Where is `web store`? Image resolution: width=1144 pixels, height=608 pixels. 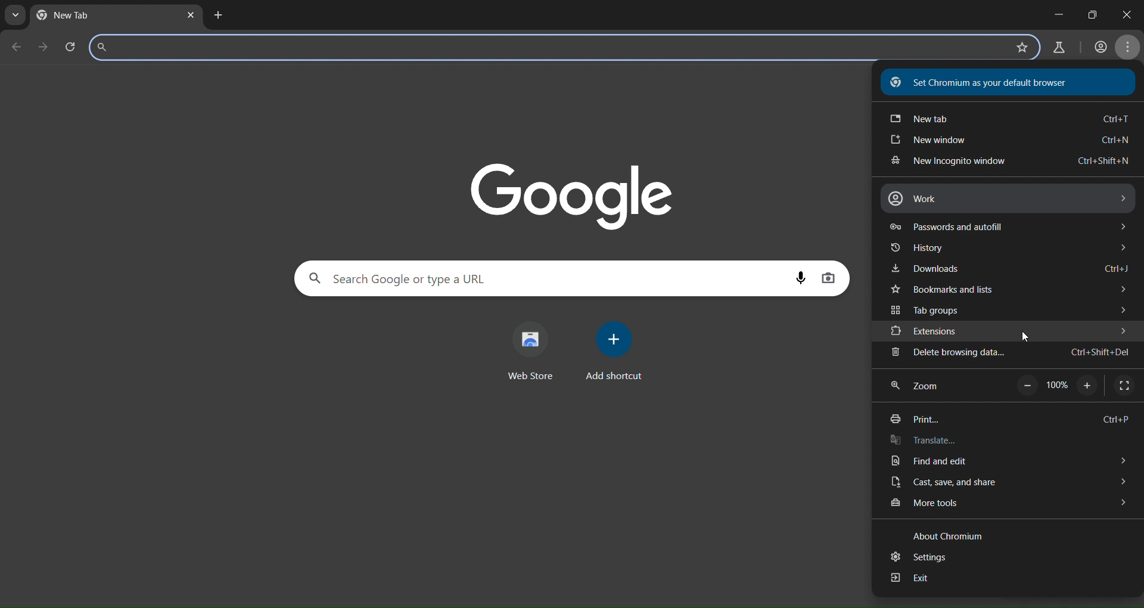 web store is located at coordinates (532, 347).